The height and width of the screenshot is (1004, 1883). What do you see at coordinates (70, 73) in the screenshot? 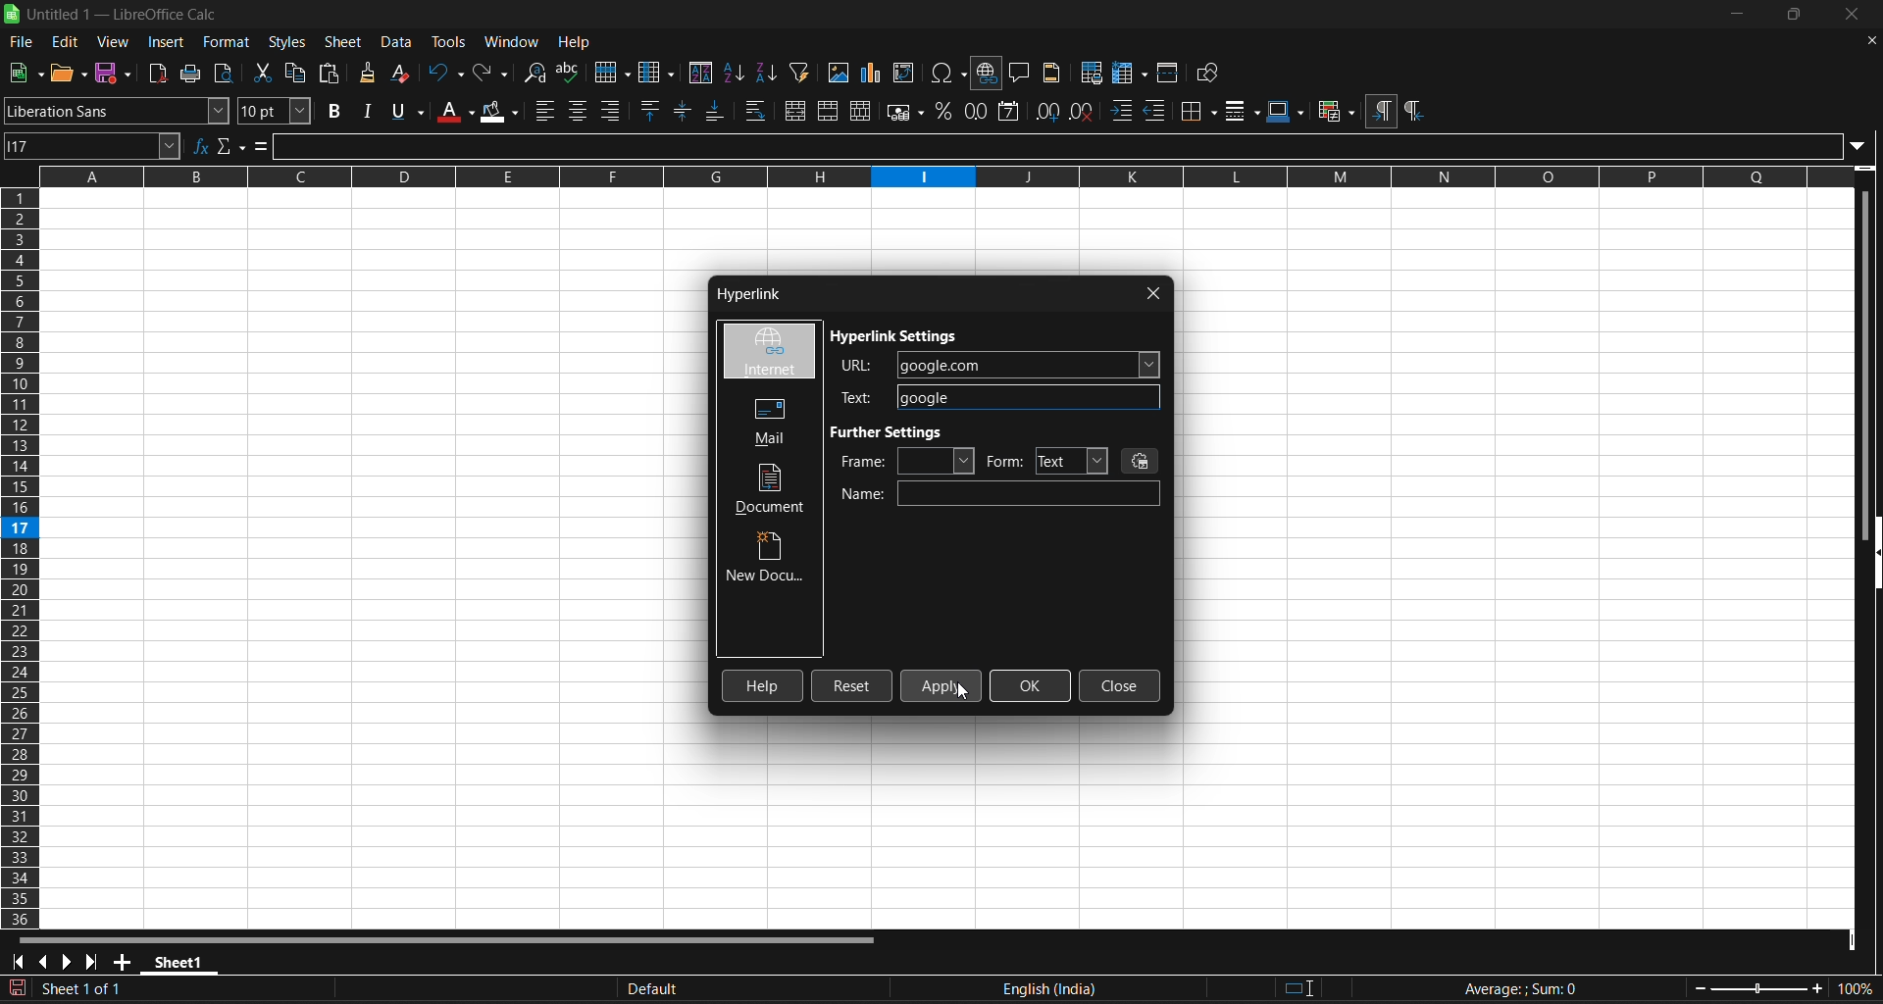
I see `new` at bounding box center [70, 73].